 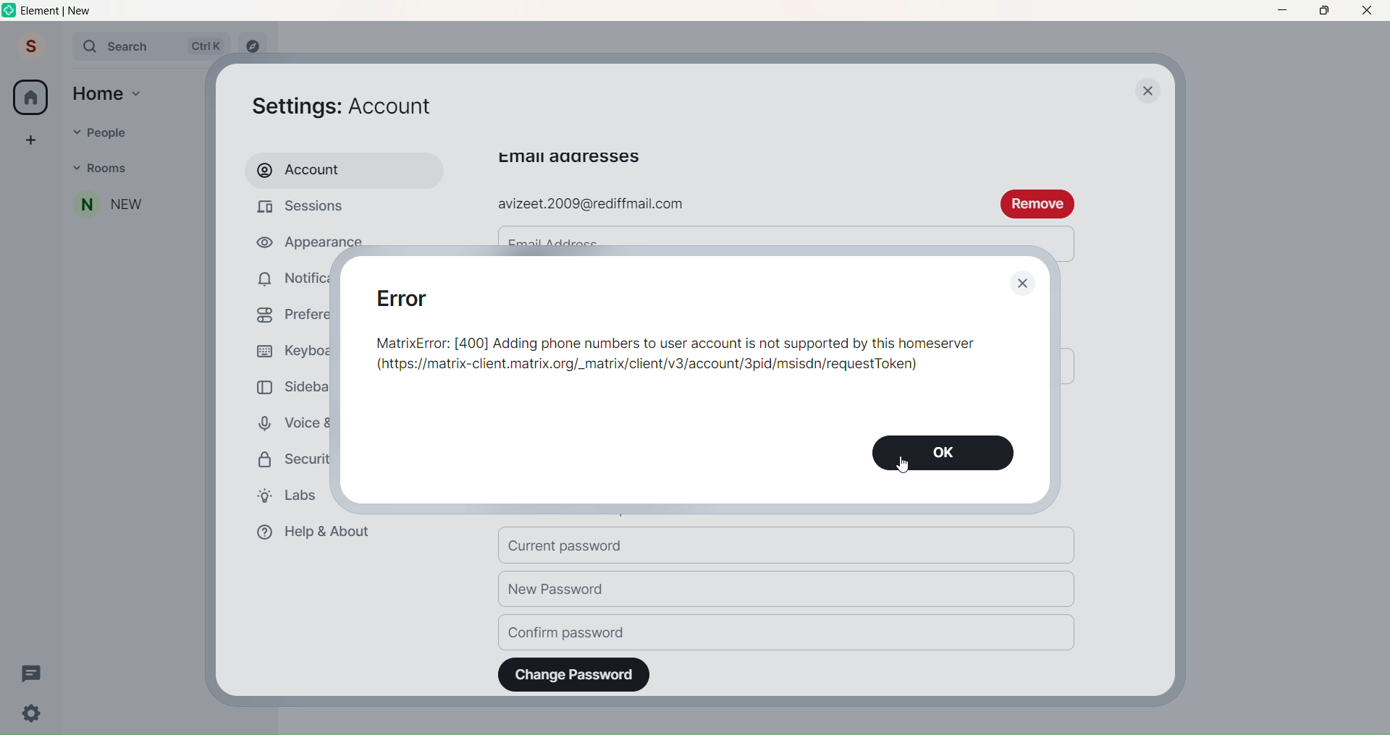 What do you see at coordinates (789, 546) in the screenshot?
I see `Current Password` at bounding box center [789, 546].